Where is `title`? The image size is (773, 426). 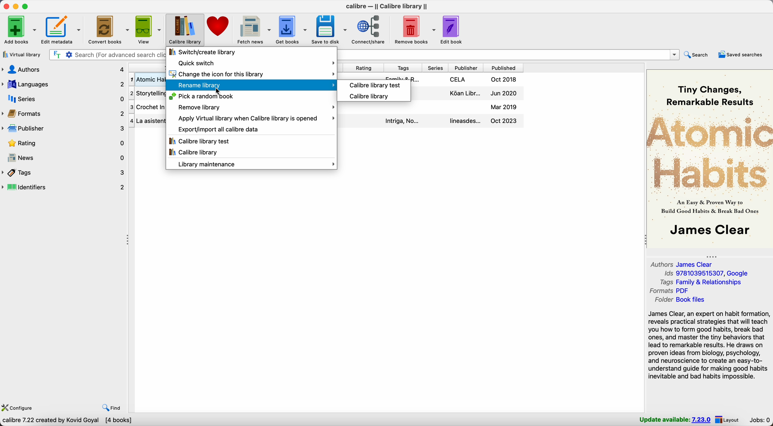 title is located at coordinates (147, 68).